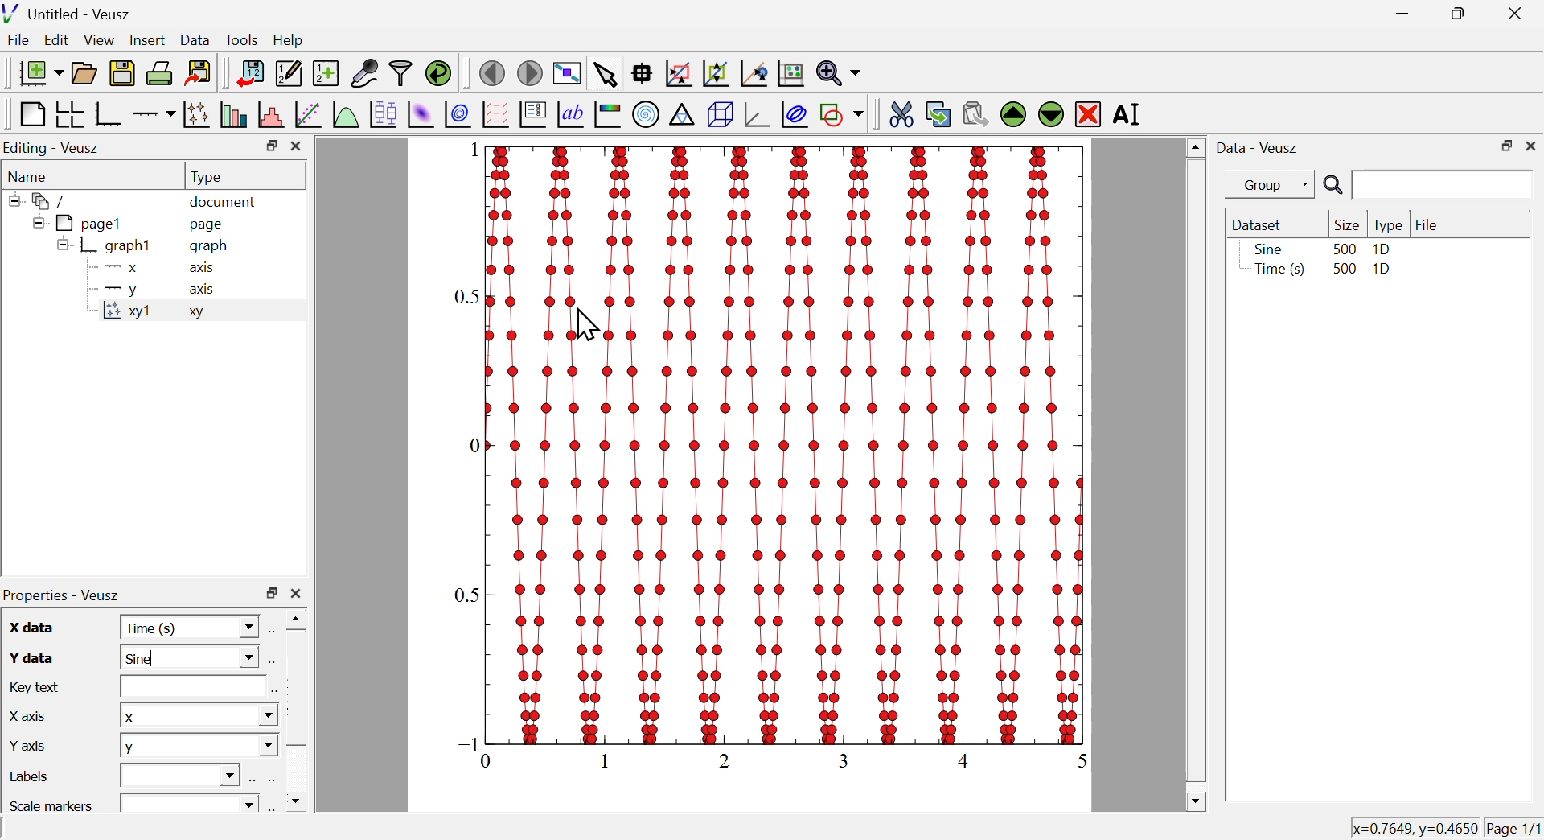 The height and width of the screenshot is (840, 1544). What do you see at coordinates (1075, 758) in the screenshot?
I see `5` at bounding box center [1075, 758].